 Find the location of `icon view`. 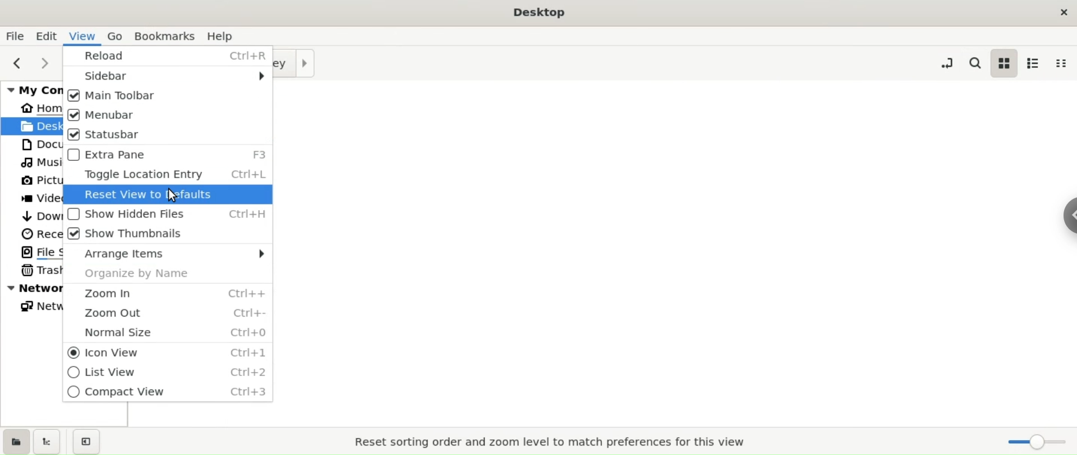

icon view is located at coordinates (1005, 62).